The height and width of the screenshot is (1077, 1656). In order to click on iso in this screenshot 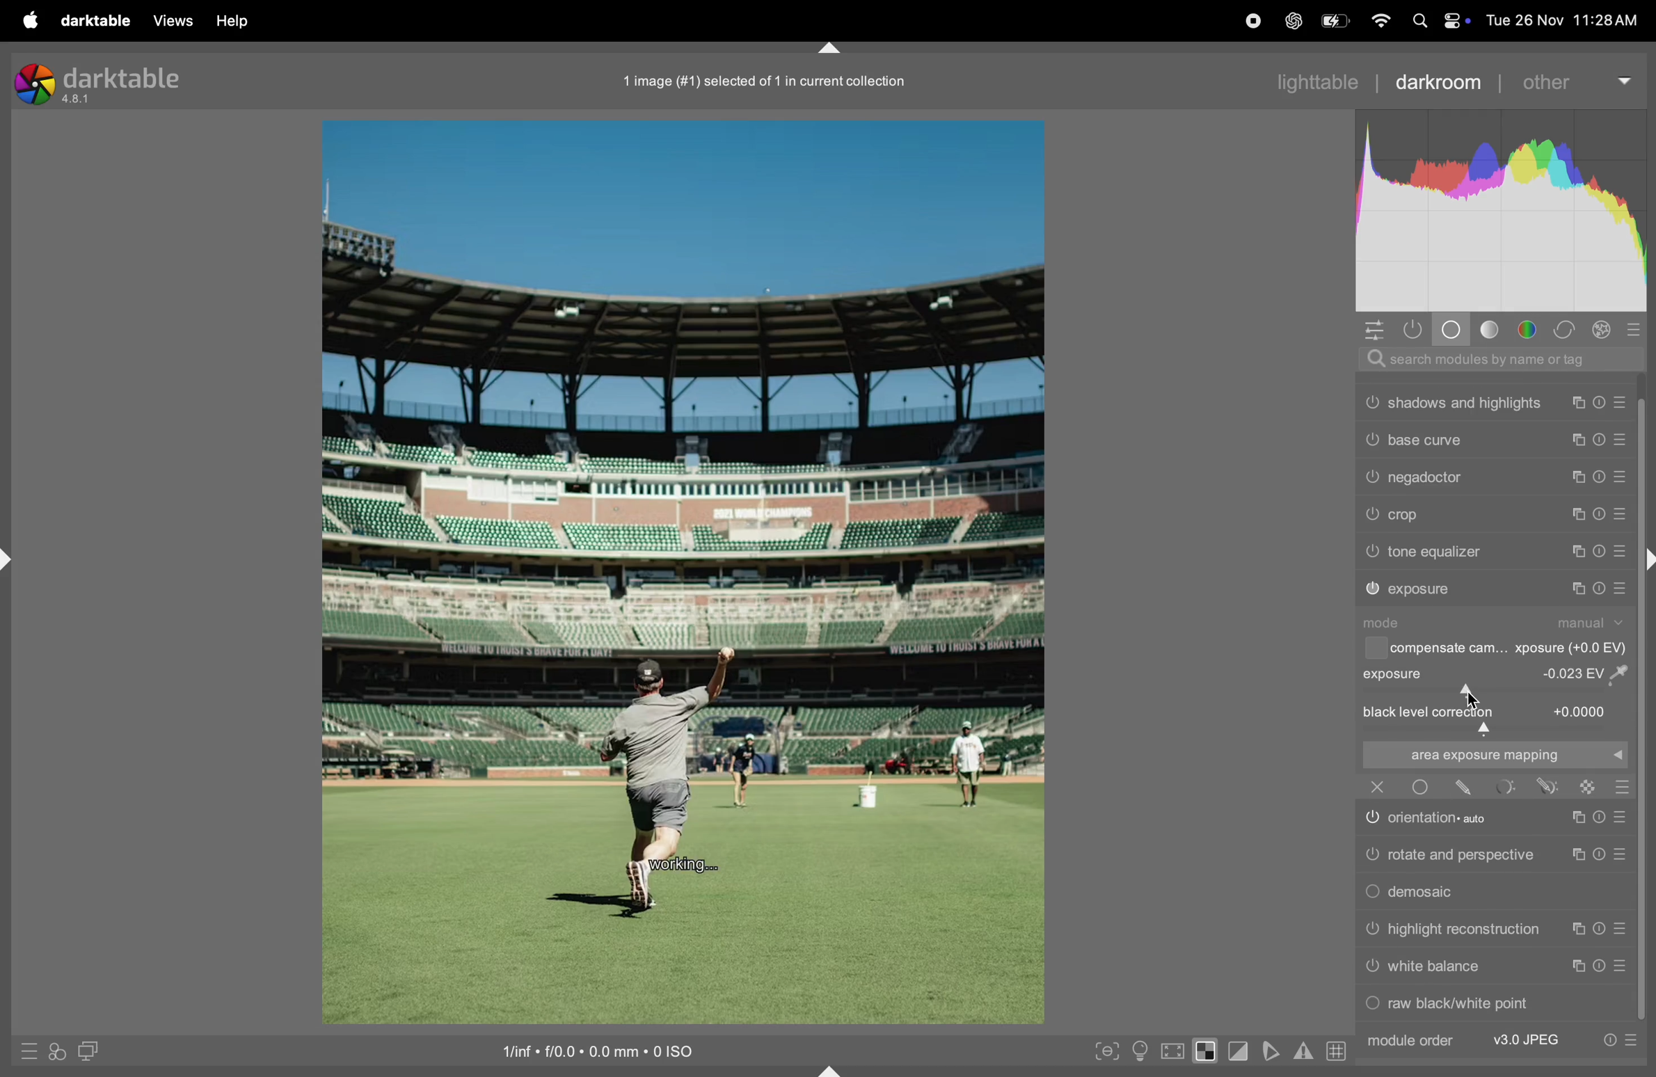, I will do `click(590, 1049)`.